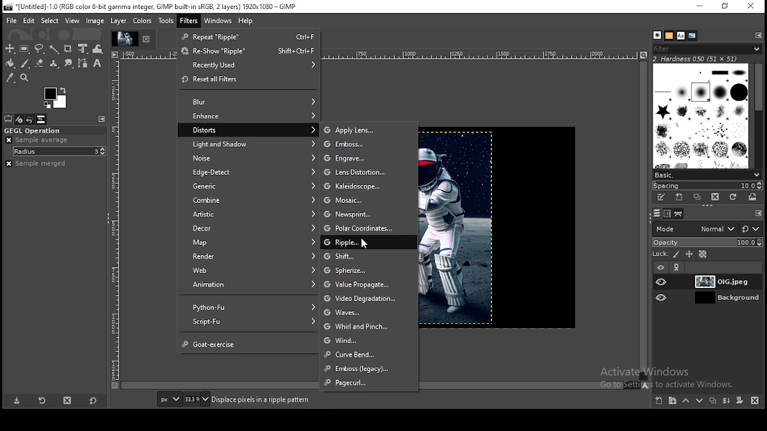 This screenshot has width=767, height=431. I want to click on move layer down, so click(700, 402).